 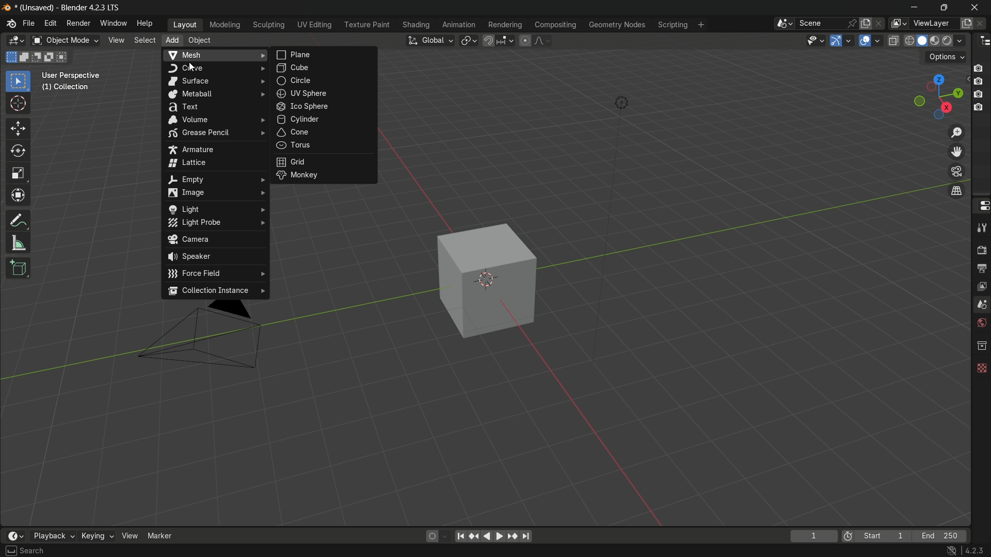 I want to click on monkey, so click(x=326, y=176).